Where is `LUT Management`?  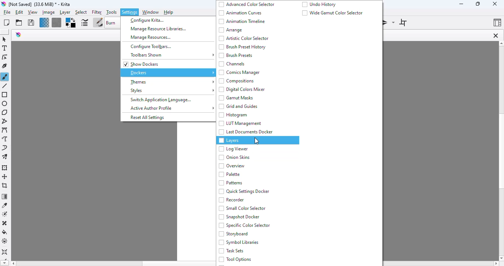 LUT Management is located at coordinates (240, 123).